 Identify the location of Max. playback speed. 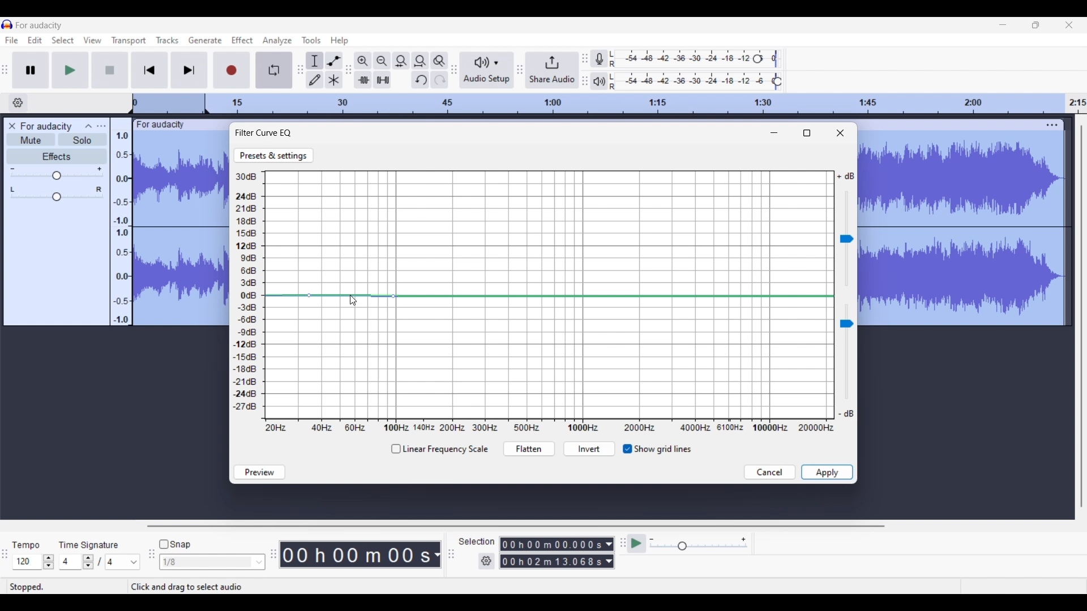
(743, 540).